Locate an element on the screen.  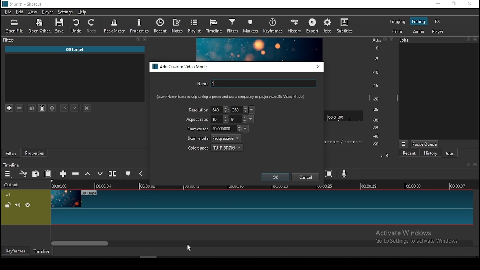
frames per second presets is located at coordinates (245, 128).